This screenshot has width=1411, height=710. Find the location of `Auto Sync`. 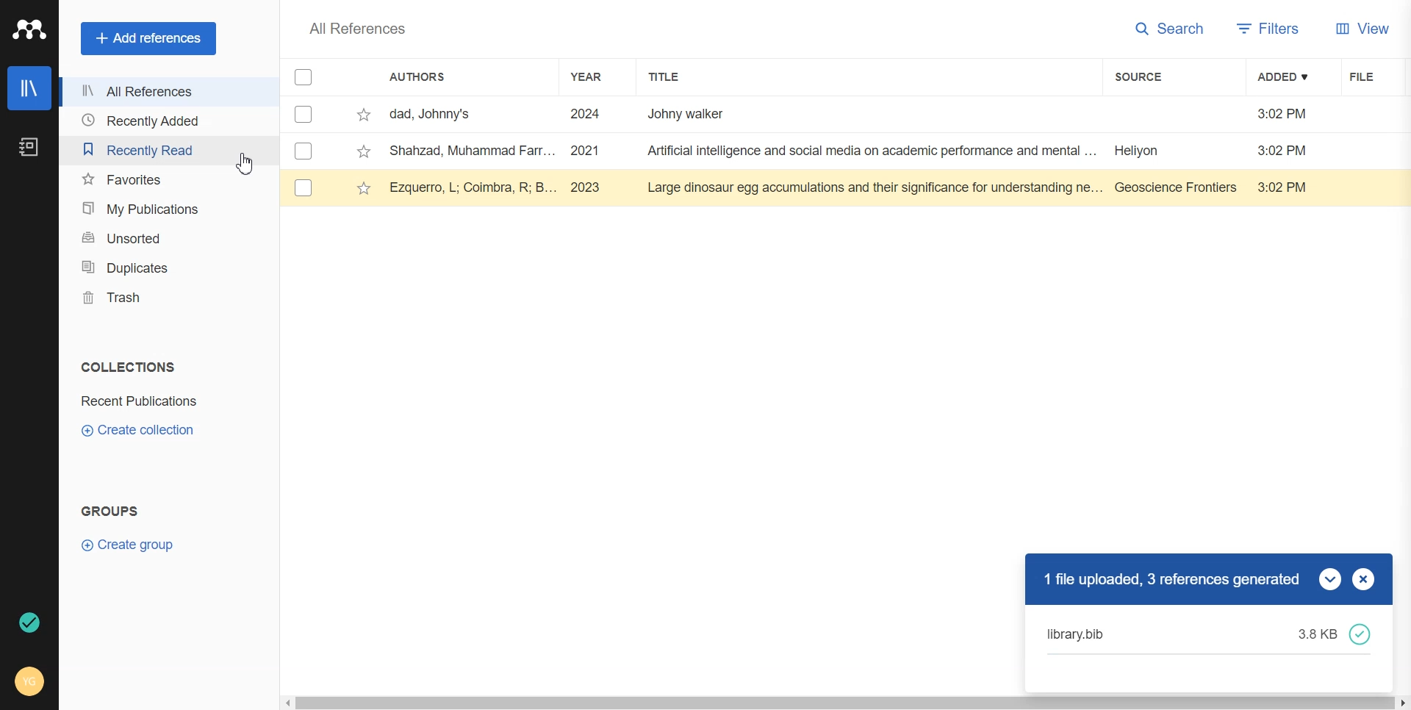

Auto Sync is located at coordinates (27, 622).